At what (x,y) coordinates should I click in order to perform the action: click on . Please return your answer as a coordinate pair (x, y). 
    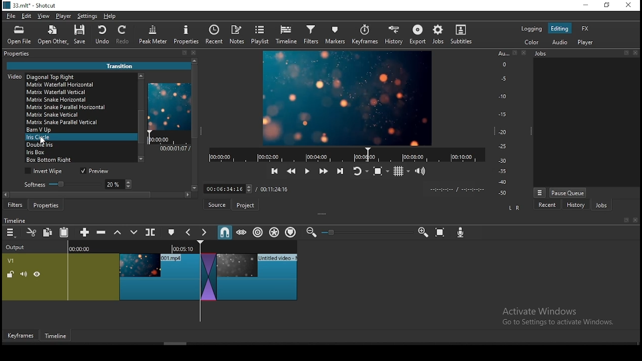
    Looking at the image, I should click on (523, 53).